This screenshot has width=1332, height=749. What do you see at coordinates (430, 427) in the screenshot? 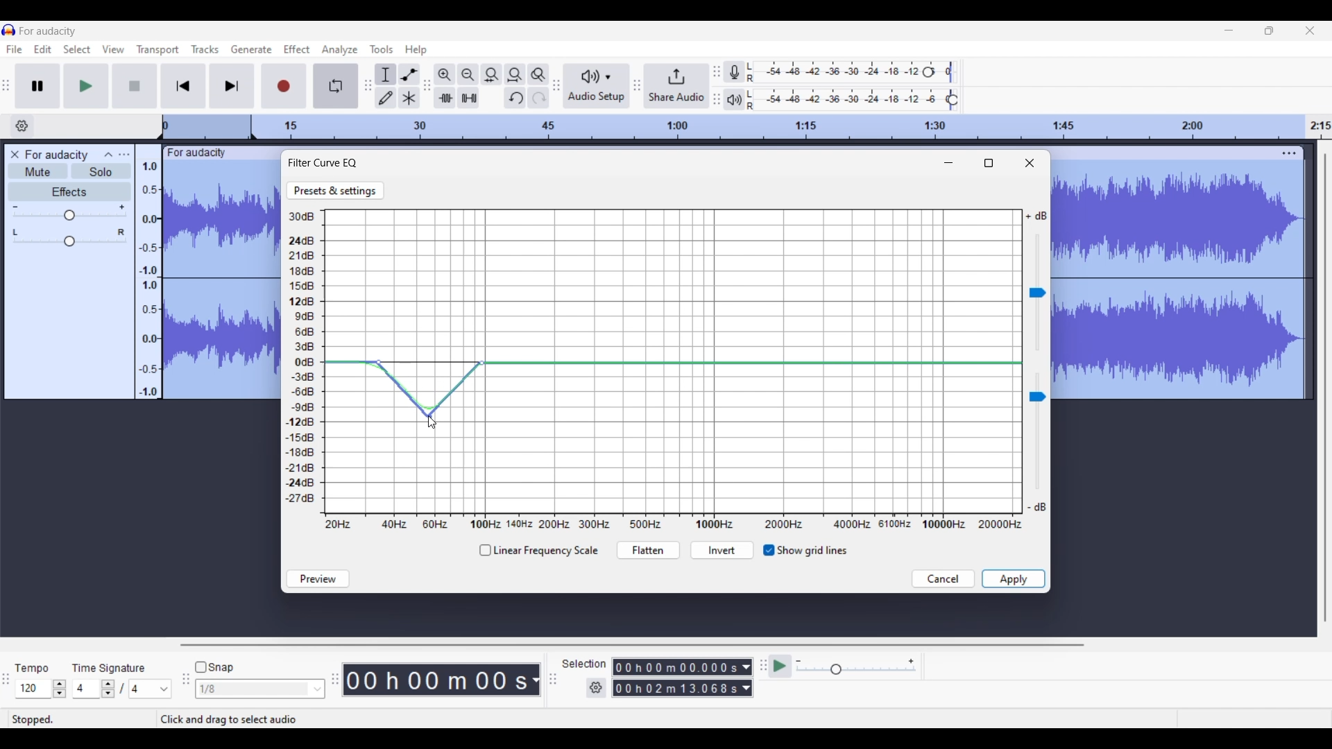
I see `Cursor clicking on curve` at bounding box center [430, 427].